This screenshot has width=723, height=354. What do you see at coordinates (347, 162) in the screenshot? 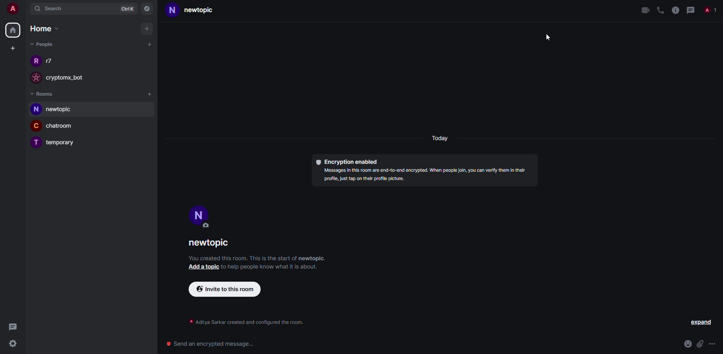
I see `encryption enabled` at bounding box center [347, 162].